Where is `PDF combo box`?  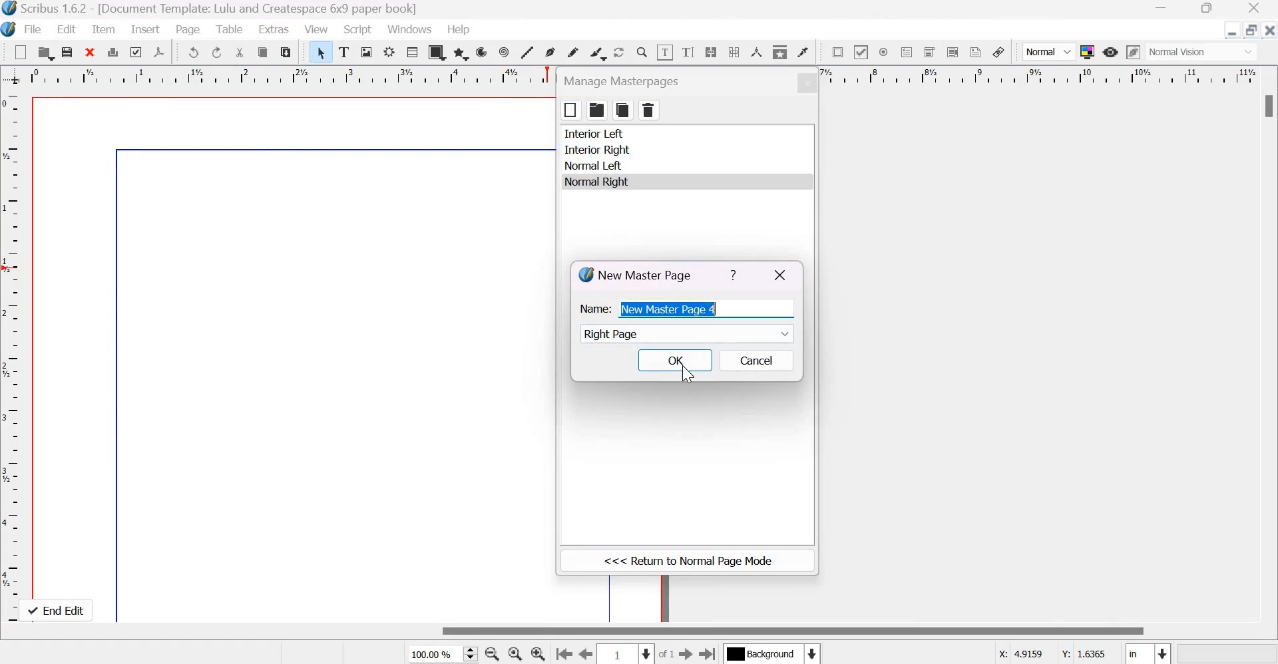
PDF combo box is located at coordinates (929, 53).